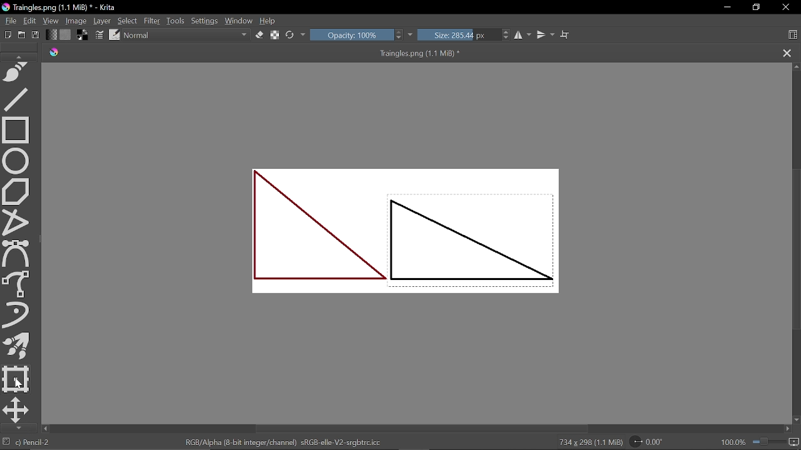 The image size is (801, 450). I want to click on No selection, so click(5, 442).